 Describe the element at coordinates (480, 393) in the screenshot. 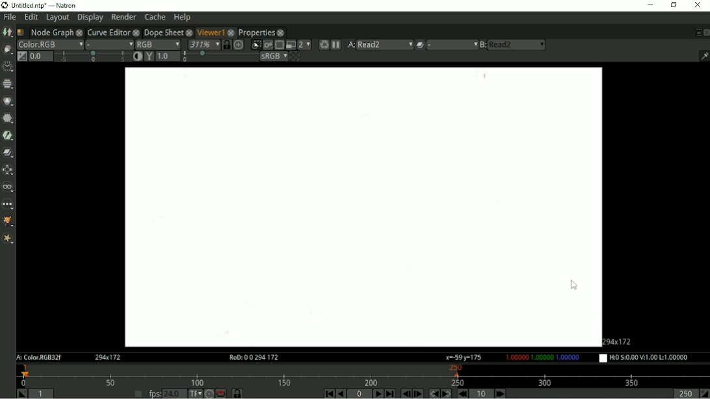

I see `Frame Increment` at that location.